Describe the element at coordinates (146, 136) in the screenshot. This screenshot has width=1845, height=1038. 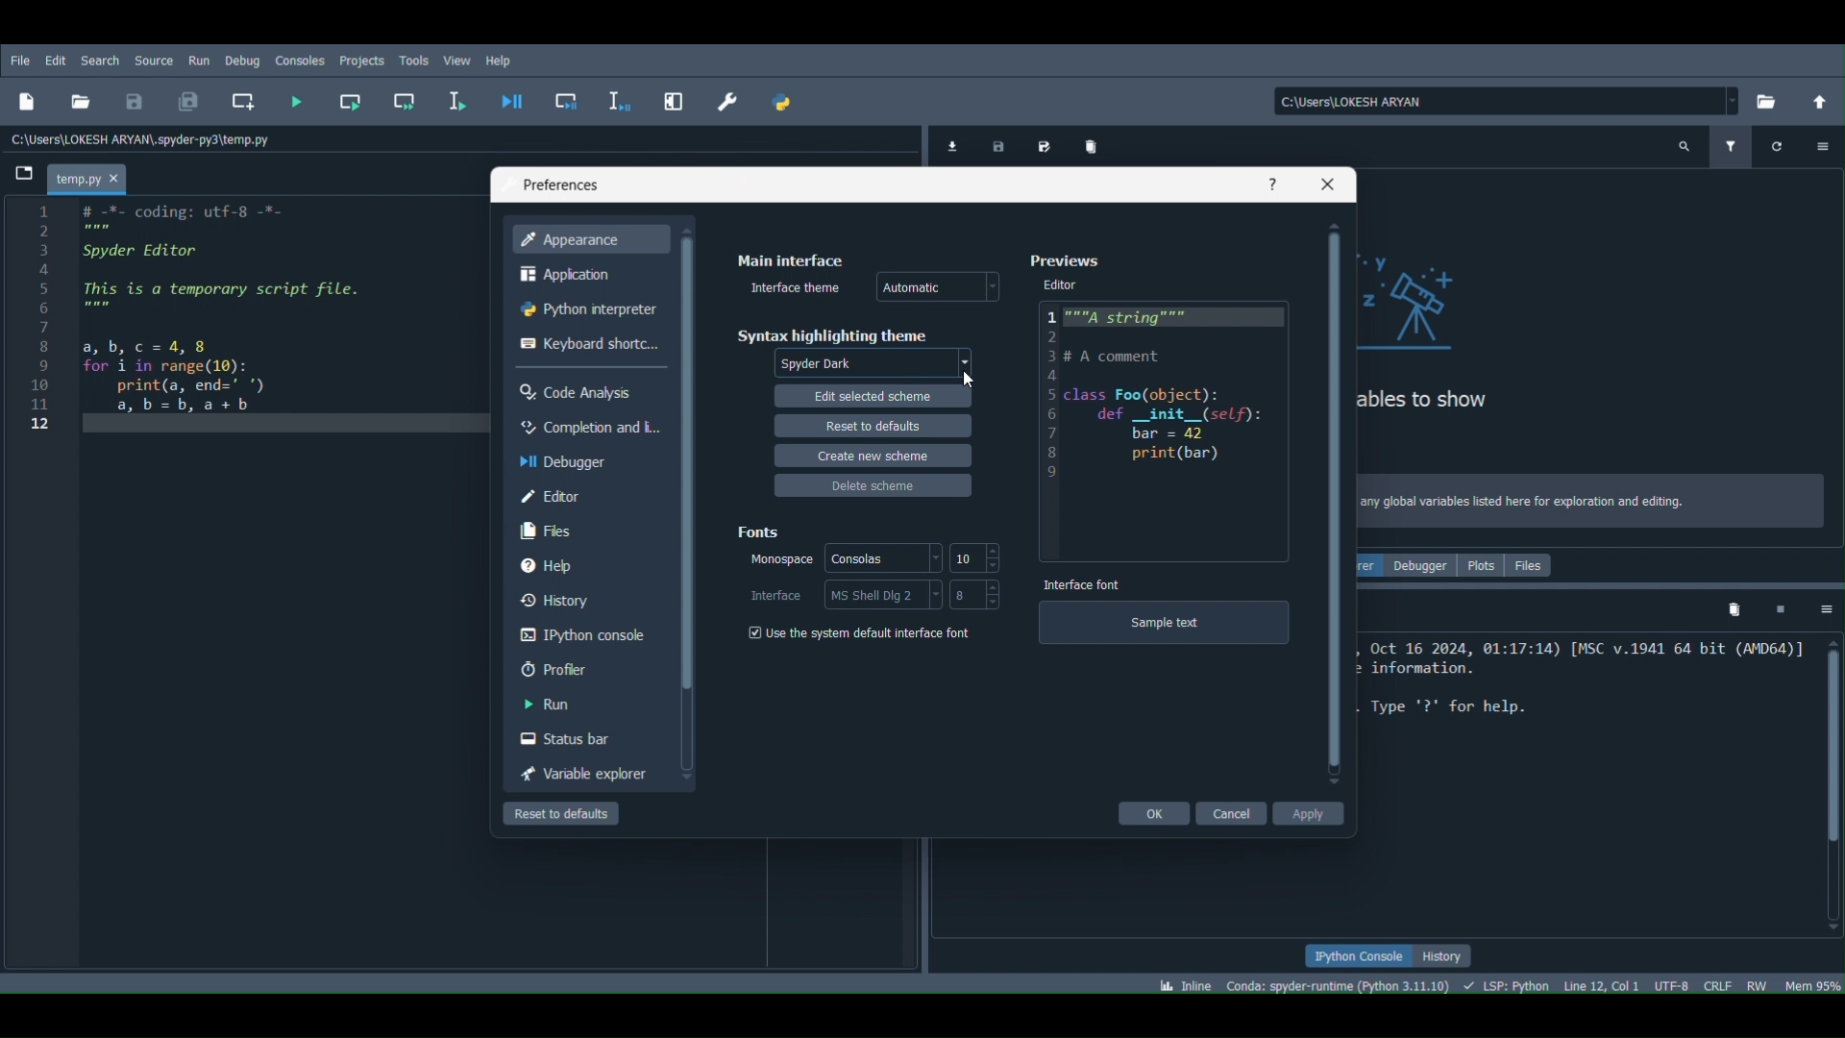
I see `File path` at that location.